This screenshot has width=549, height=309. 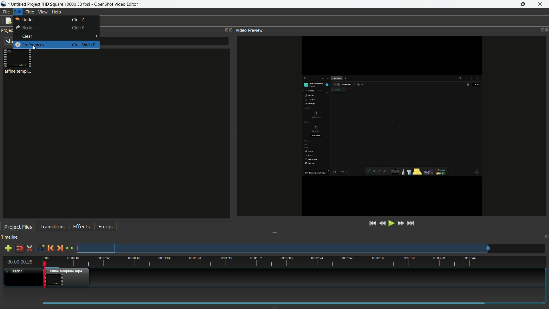 I want to click on close project files, so click(x=229, y=30).